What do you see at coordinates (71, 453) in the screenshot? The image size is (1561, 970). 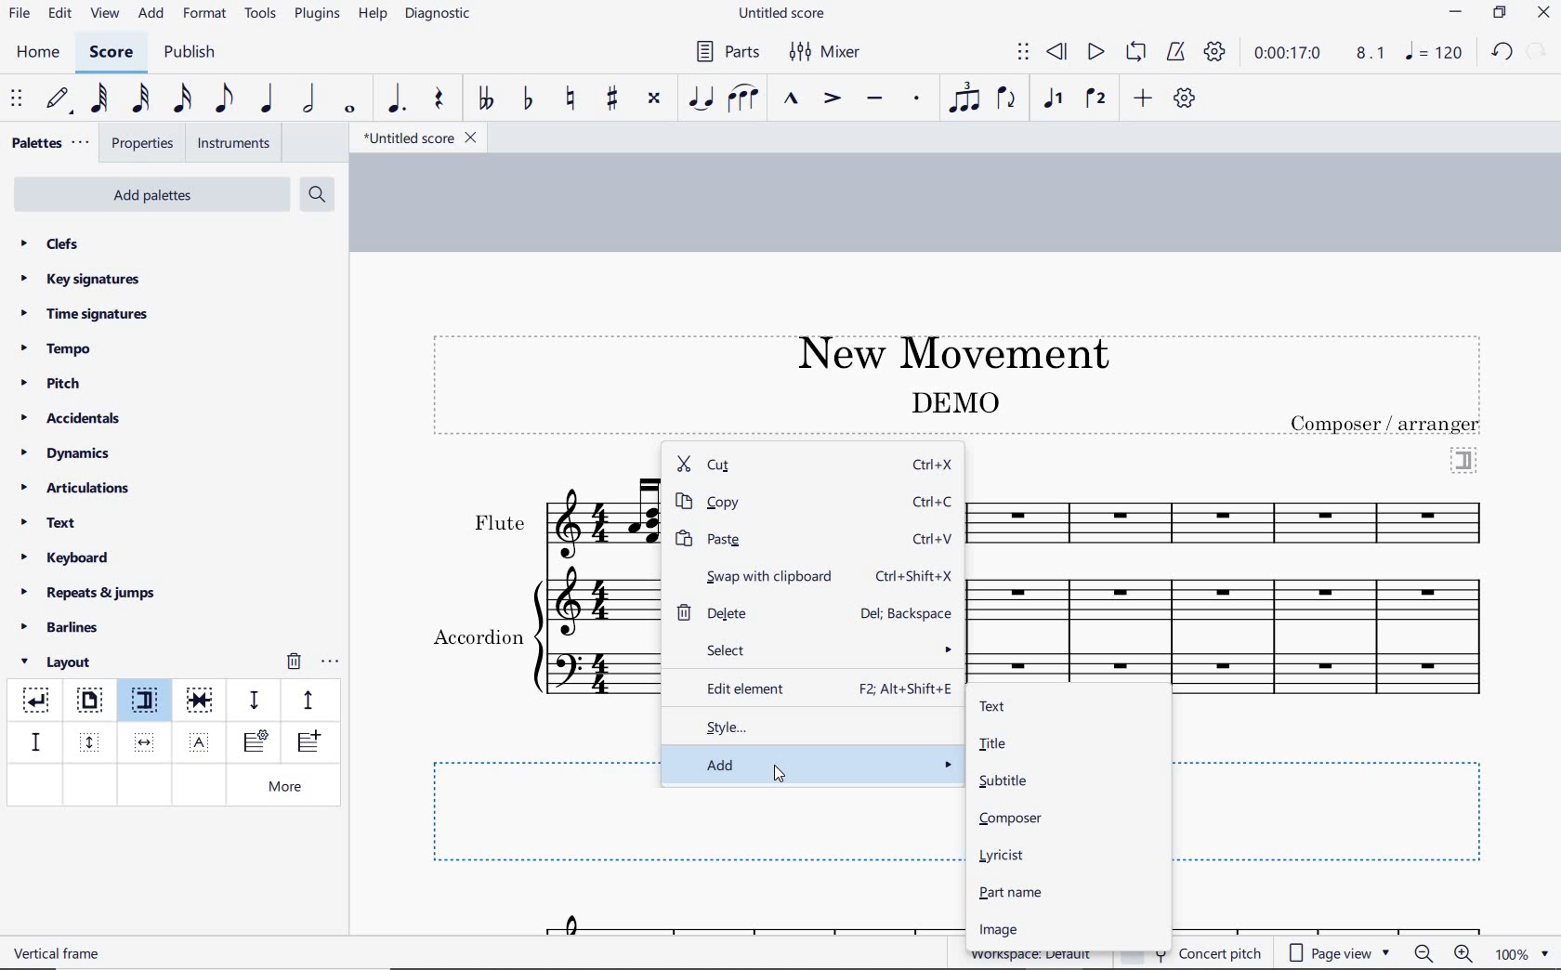 I see `dynamics` at bounding box center [71, 453].